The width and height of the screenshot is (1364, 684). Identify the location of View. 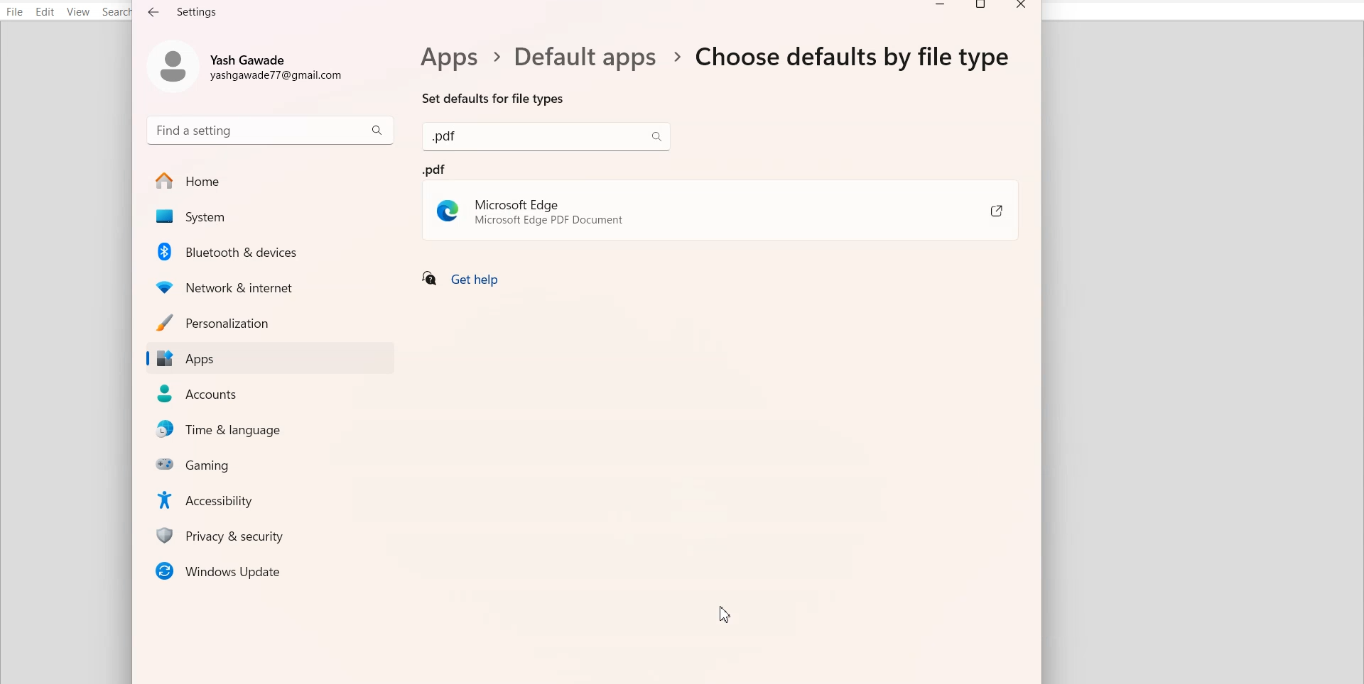
(77, 12).